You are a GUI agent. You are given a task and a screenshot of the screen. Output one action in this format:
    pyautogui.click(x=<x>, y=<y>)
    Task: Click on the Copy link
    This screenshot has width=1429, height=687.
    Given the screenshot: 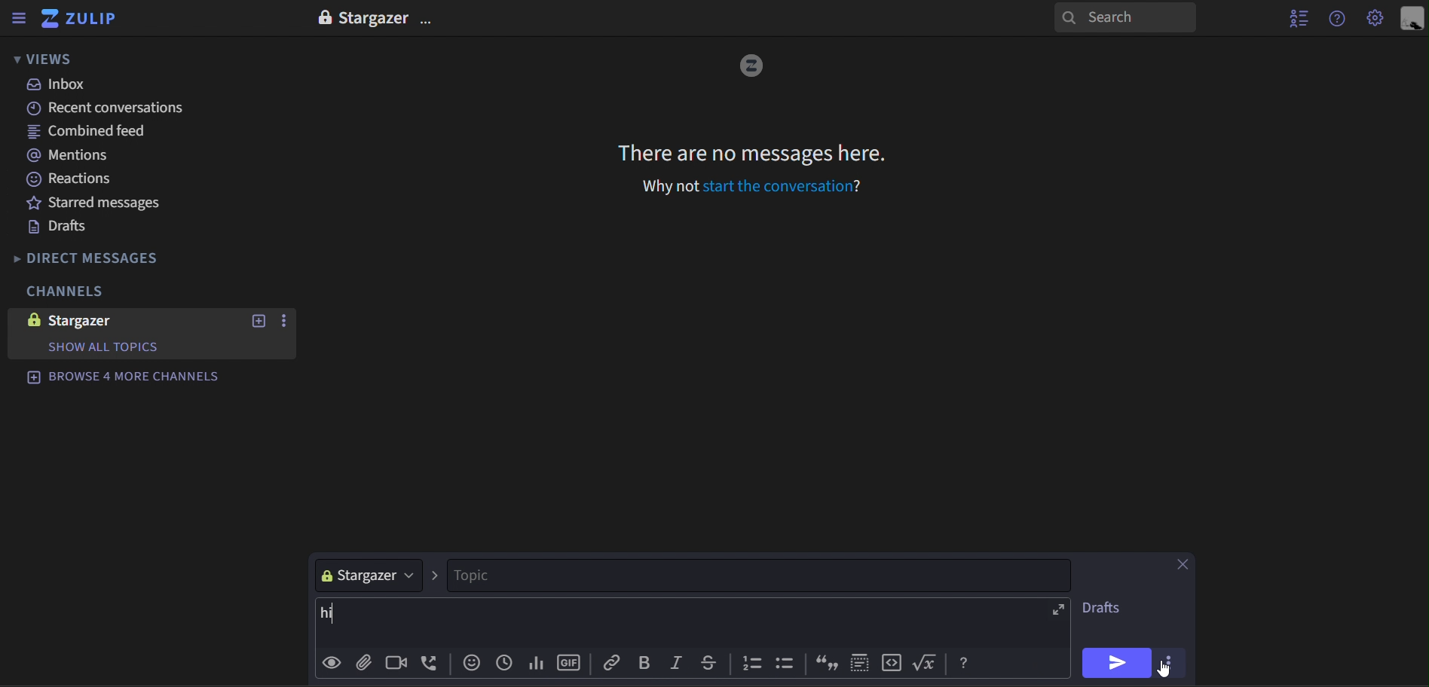 What is the action you would take?
    pyautogui.click(x=614, y=664)
    